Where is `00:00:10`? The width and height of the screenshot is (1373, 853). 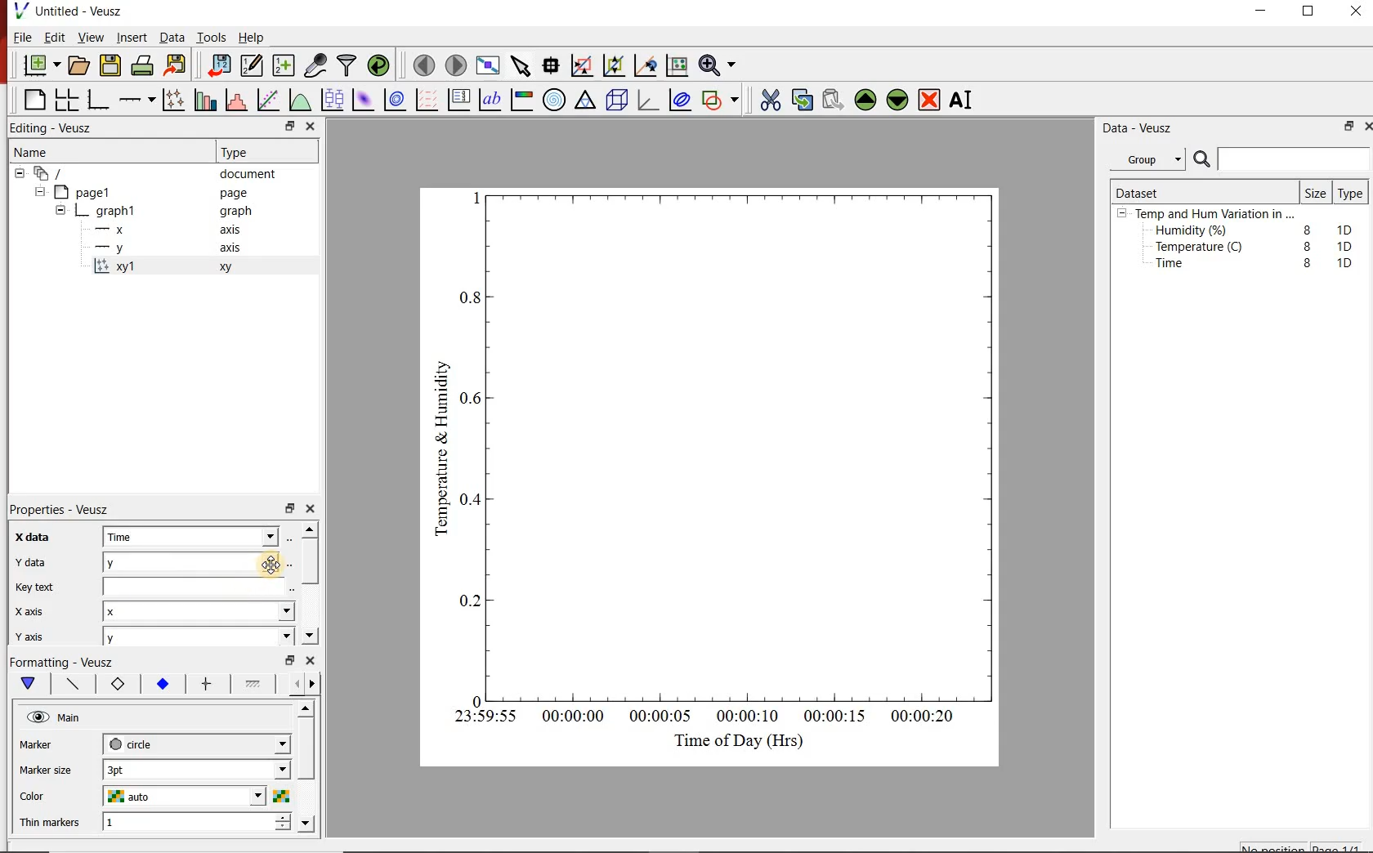
00:00:10 is located at coordinates (746, 715).